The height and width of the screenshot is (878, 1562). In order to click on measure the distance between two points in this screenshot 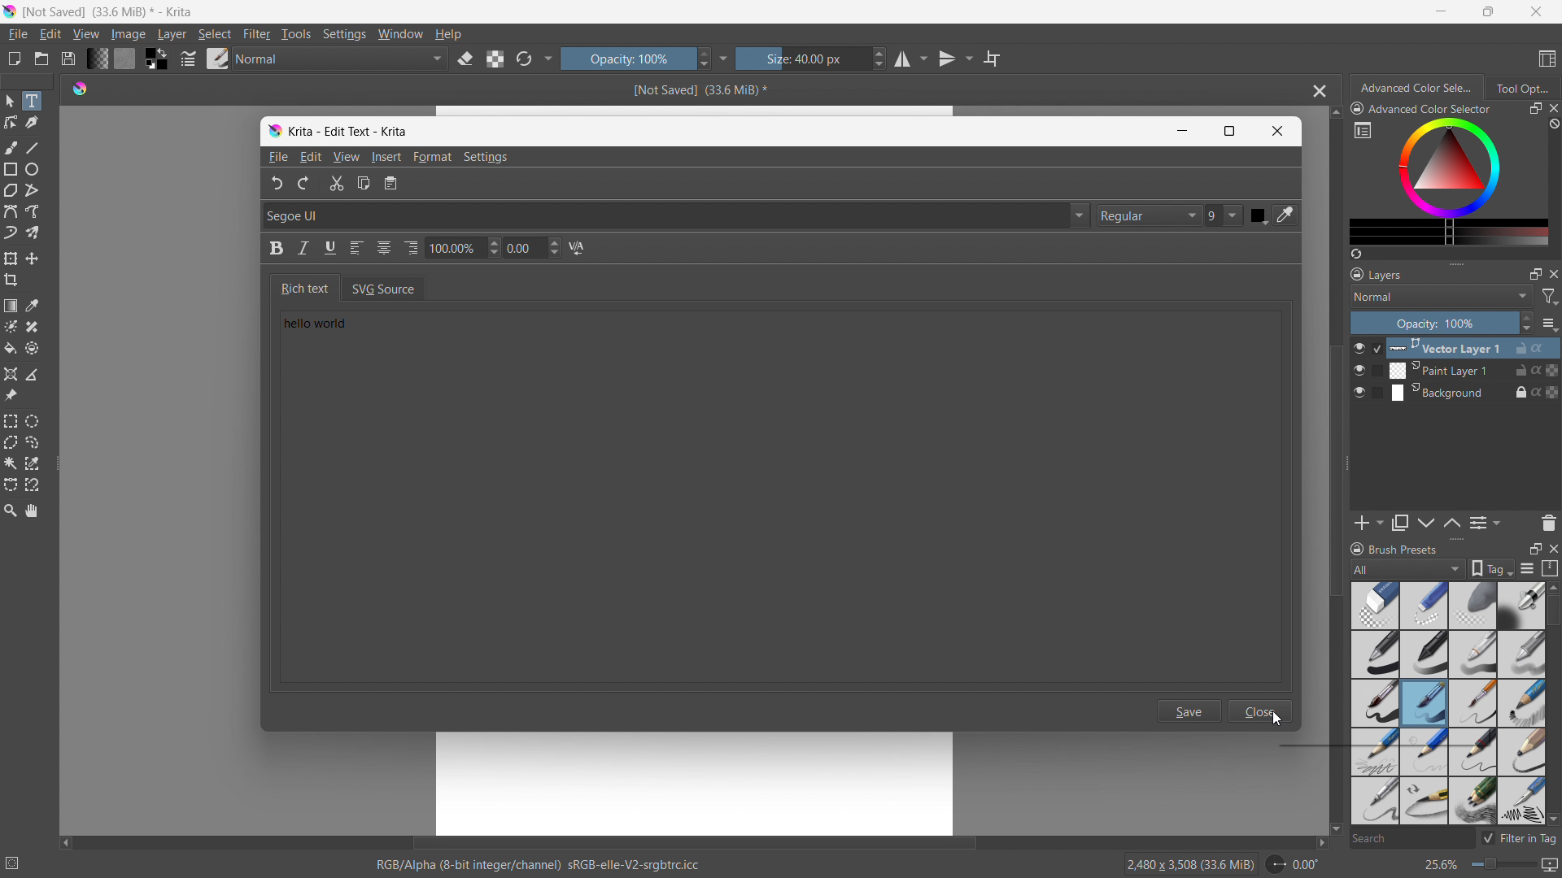, I will do `click(33, 374)`.